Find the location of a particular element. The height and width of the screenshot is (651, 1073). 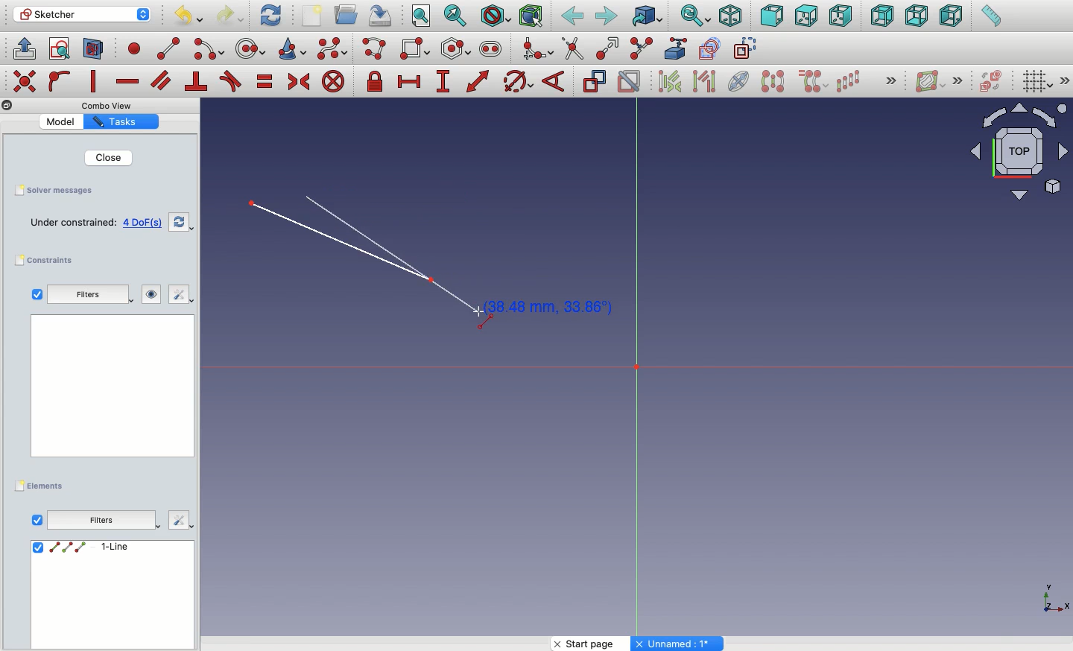

Sync view is located at coordinates (695, 16).